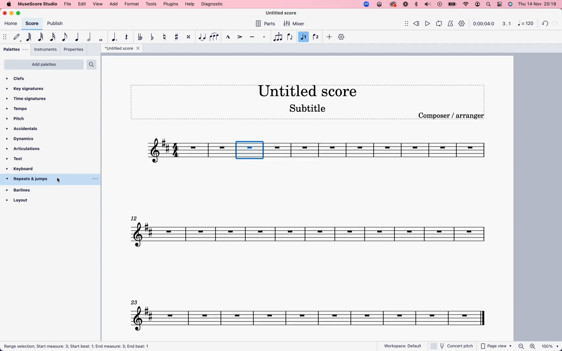 The image size is (562, 351). I want to click on text, so click(20, 158).